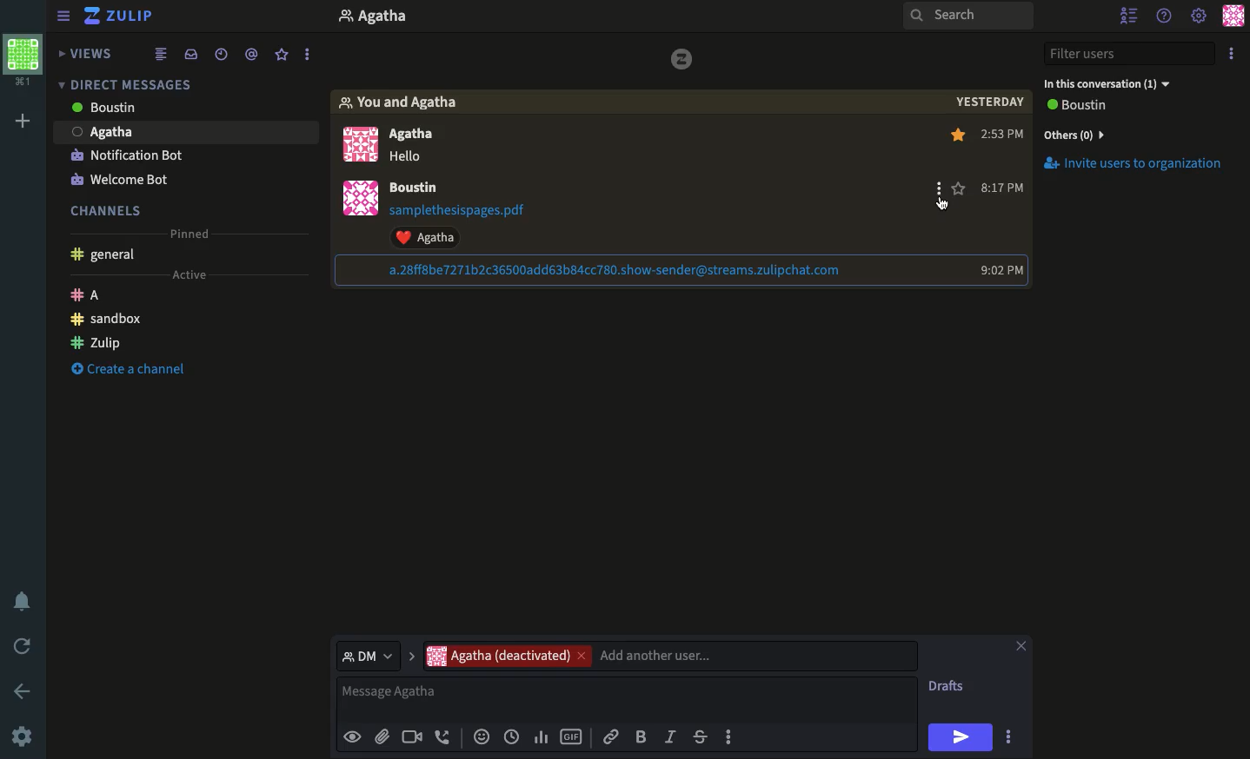 The image size is (1250, 759). What do you see at coordinates (641, 736) in the screenshot?
I see `Bold` at bounding box center [641, 736].